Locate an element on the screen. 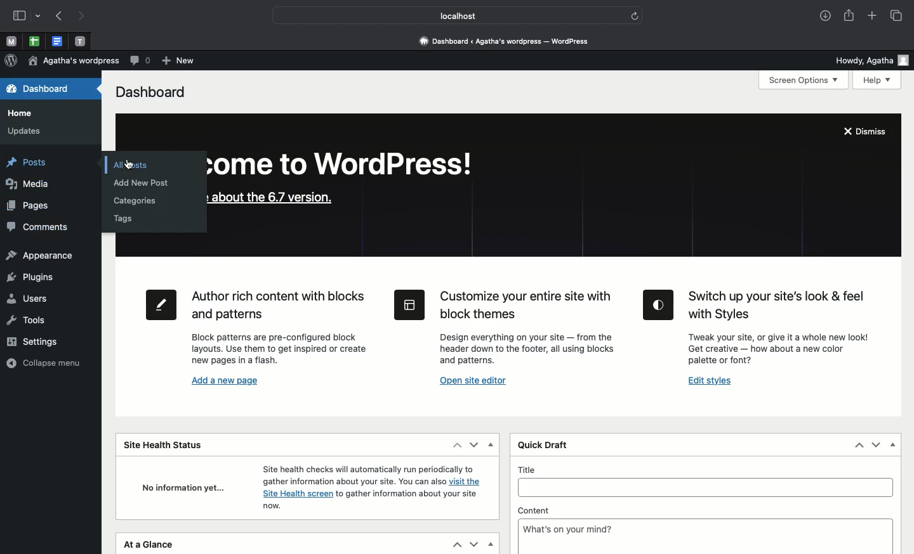 The height and width of the screenshot is (554, 914). Author rich content with blocks and patterns Block patterns are pre-configured block layouts. Use them to get inspired or create new pages in a flash. is located at coordinates (255, 327).